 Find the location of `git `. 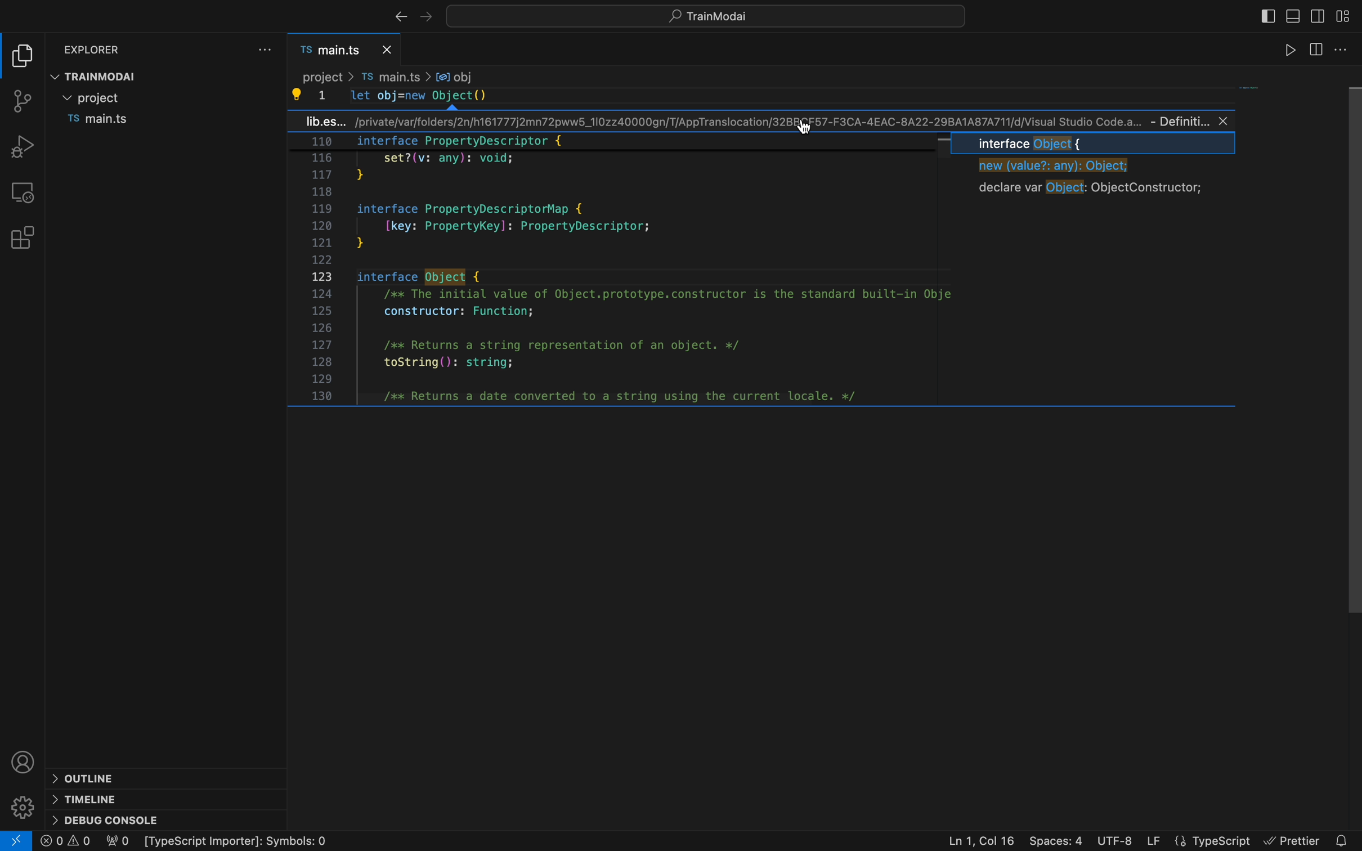

git  is located at coordinates (23, 99).